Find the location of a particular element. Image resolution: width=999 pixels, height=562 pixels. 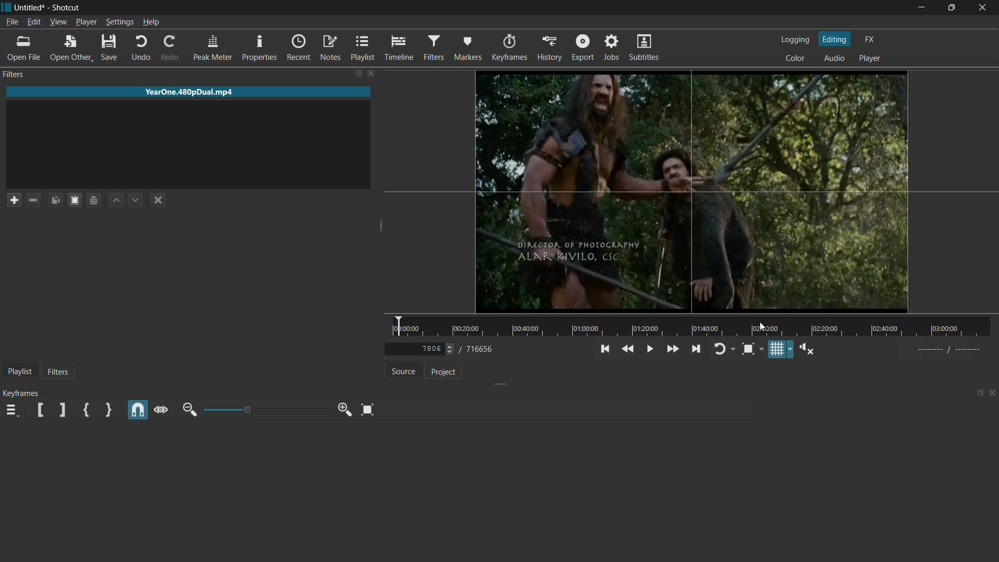

zoom timeline to fit is located at coordinates (368, 410).